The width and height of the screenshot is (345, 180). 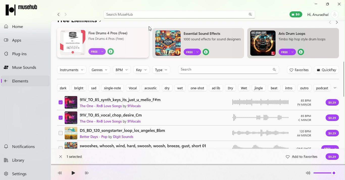 What do you see at coordinates (150, 28) in the screenshot?
I see `cursor` at bounding box center [150, 28].